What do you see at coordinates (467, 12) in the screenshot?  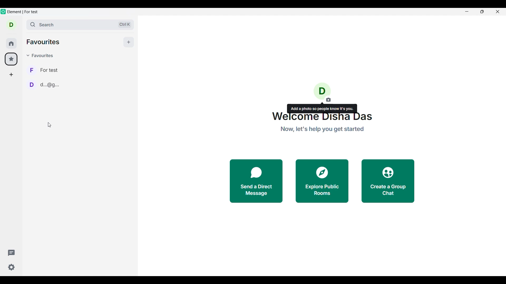 I see `Minimize` at bounding box center [467, 12].